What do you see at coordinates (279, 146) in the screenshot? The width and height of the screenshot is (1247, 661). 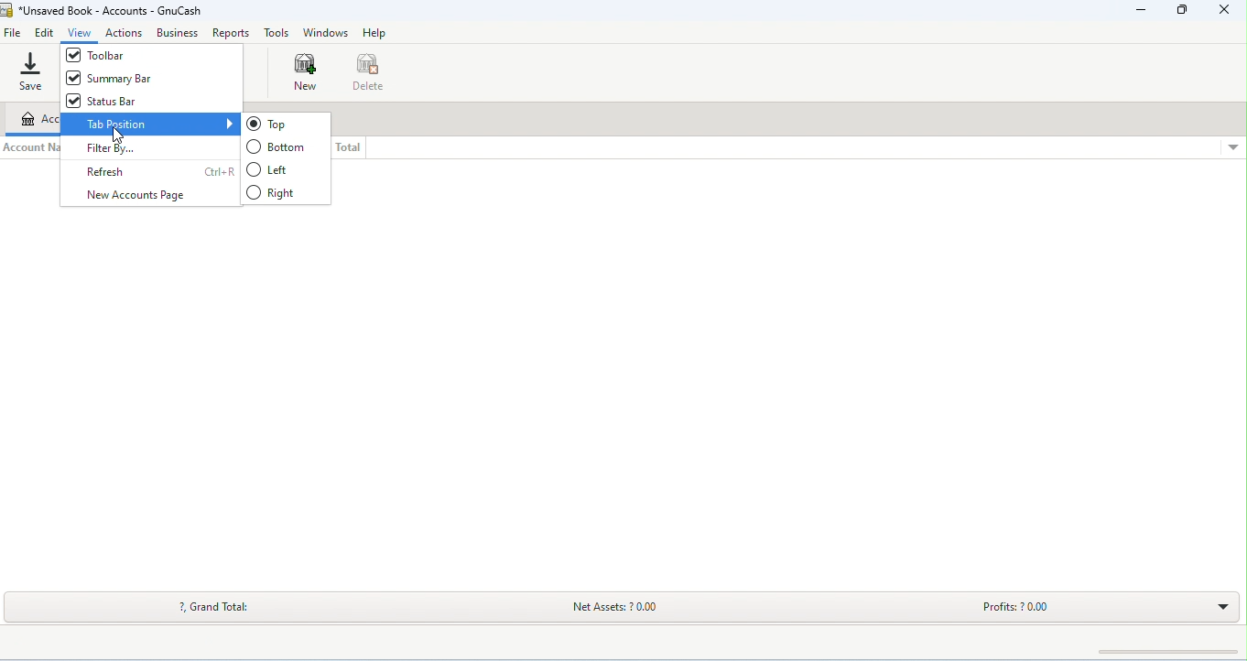 I see `bottom` at bounding box center [279, 146].